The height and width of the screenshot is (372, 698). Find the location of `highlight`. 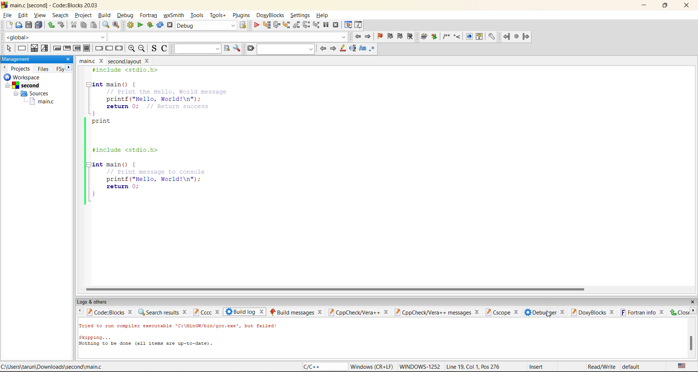

highlight is located at coordinates (342, 50).